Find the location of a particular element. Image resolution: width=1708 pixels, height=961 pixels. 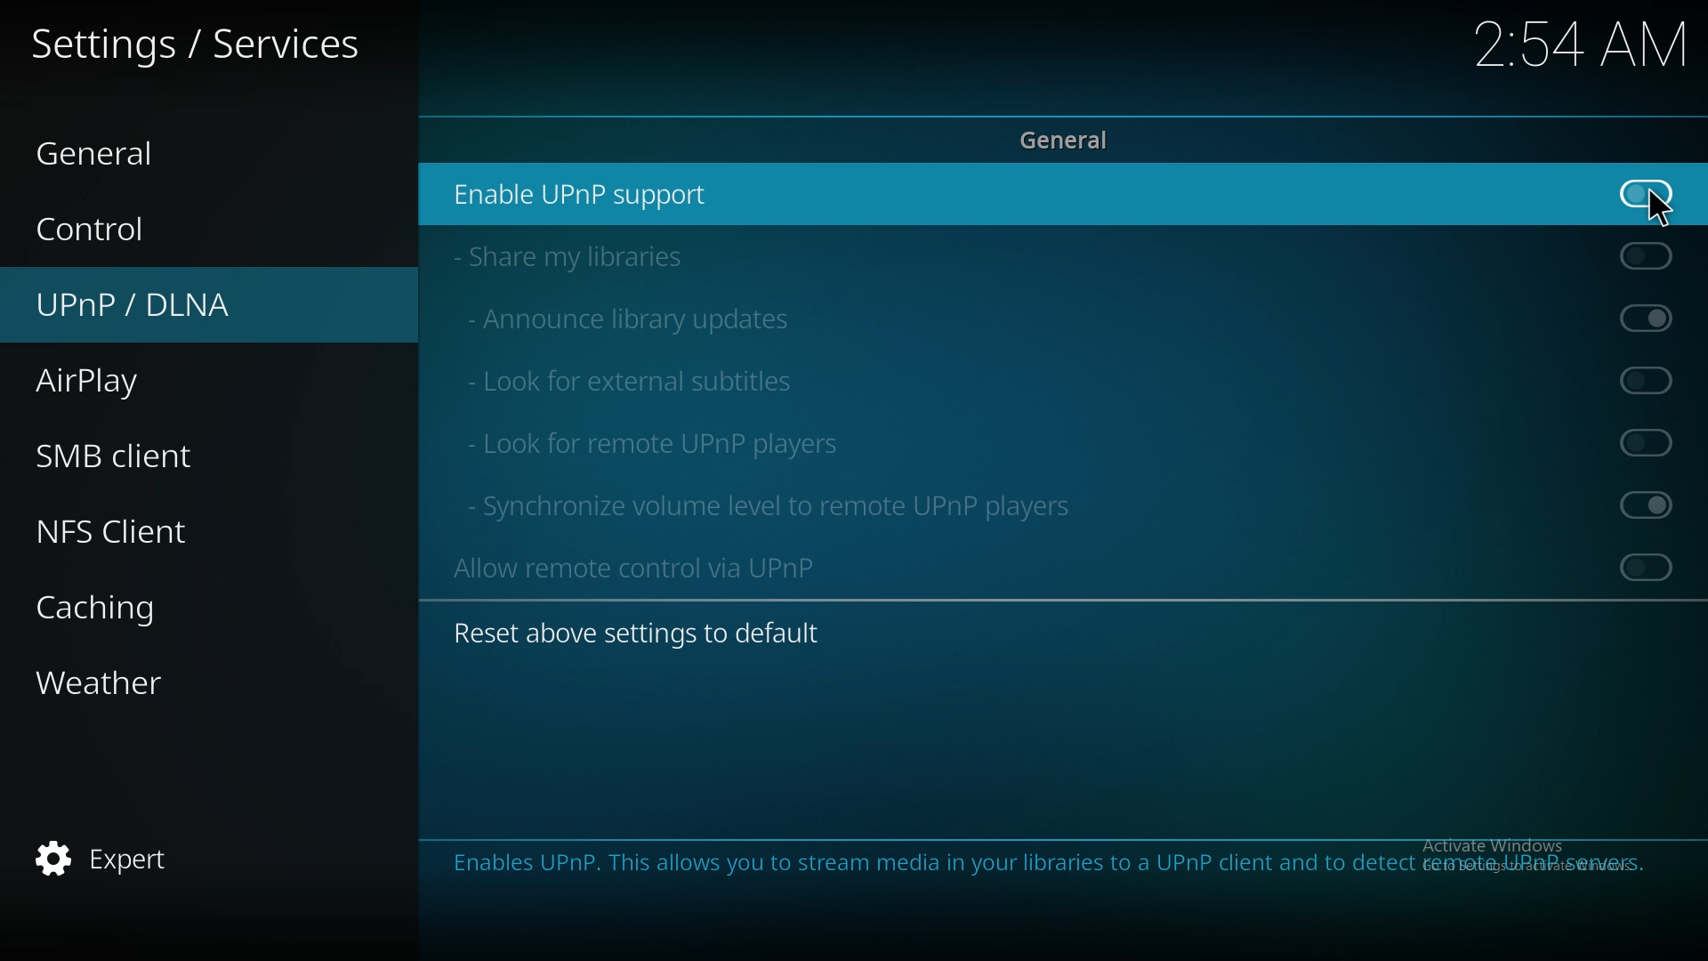

share my libraries is located at coordinates (584, 256).